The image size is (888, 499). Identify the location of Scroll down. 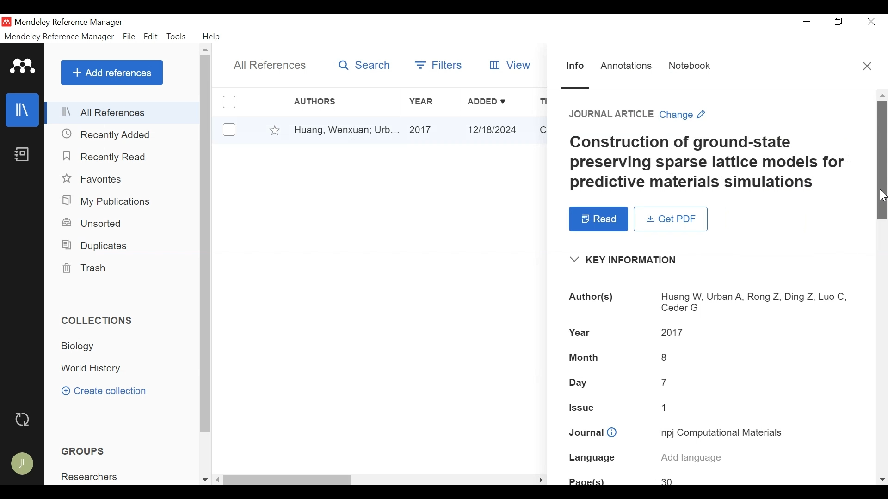
(882, 479).